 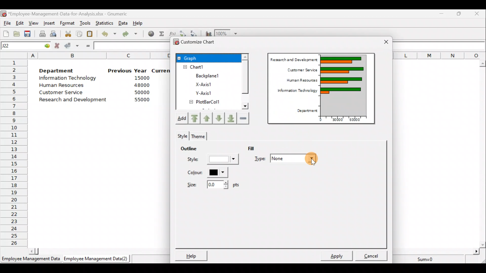 I want to click on Research and development, so click(x=73, y=99).